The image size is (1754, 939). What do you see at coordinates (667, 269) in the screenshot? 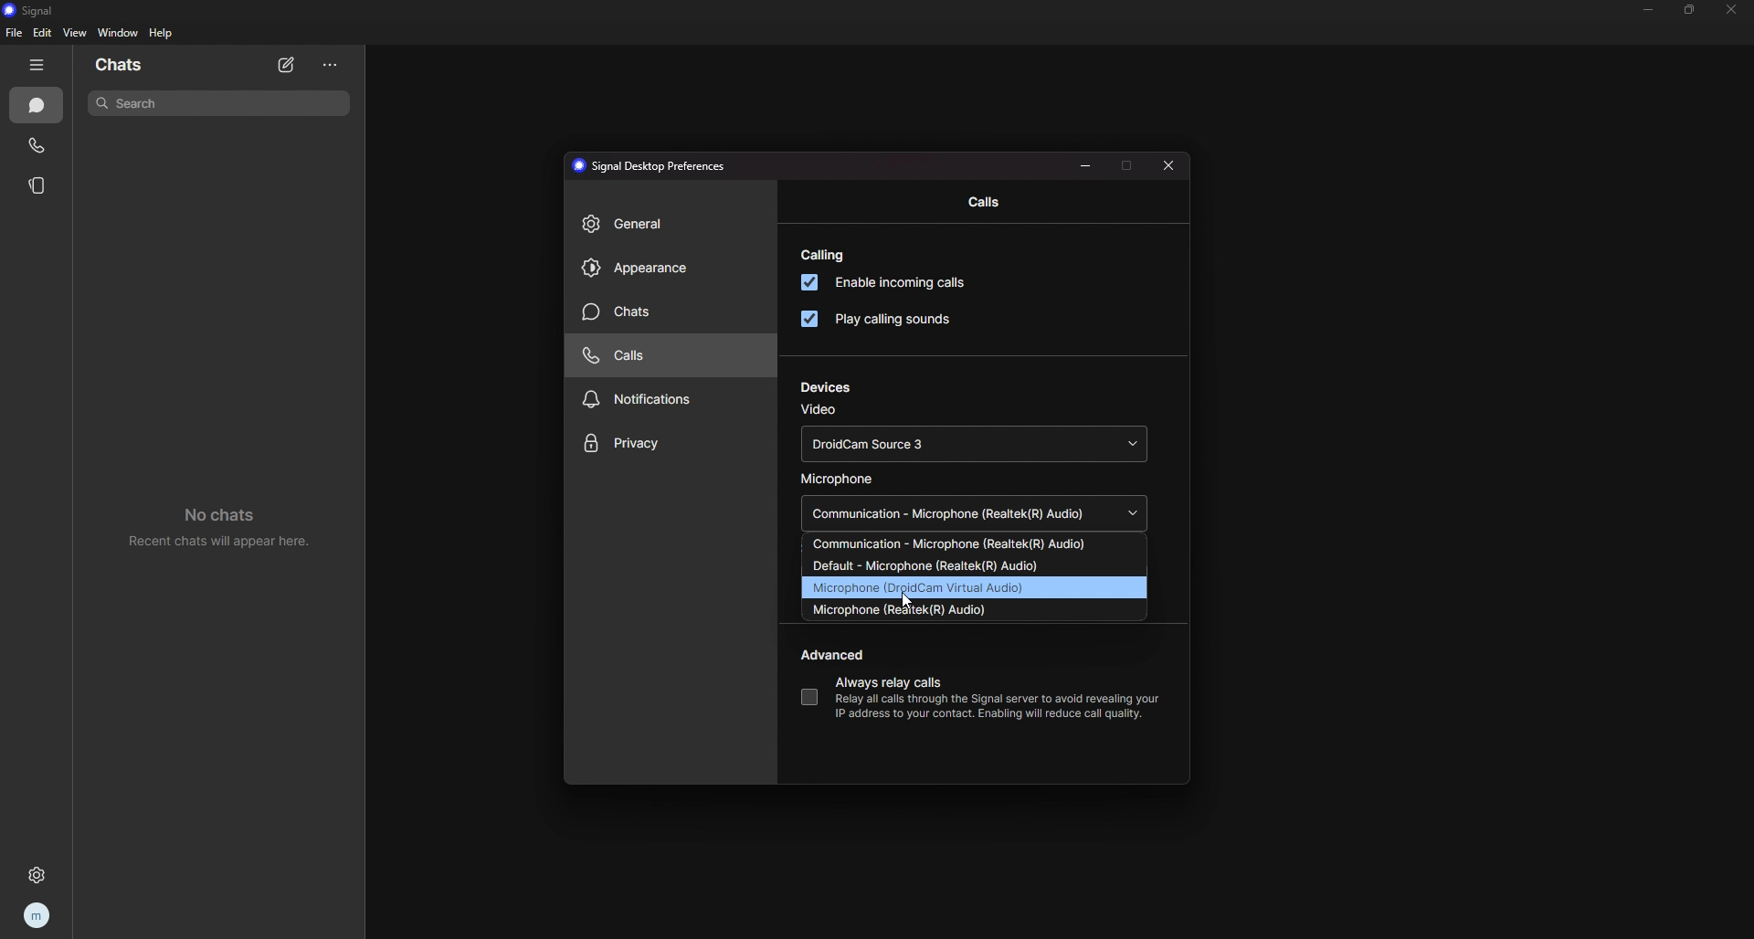
I see `appearance` at bounding box center [667, 269].